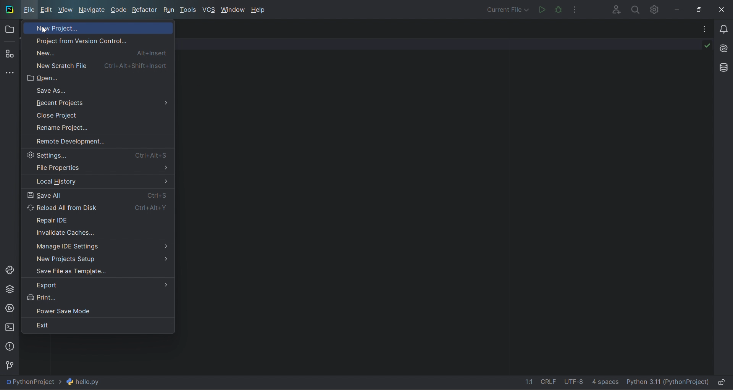  What do you see at coordinates (145, 10) in the screenshot?
I see `refactor` at bounding box center [145, 10].